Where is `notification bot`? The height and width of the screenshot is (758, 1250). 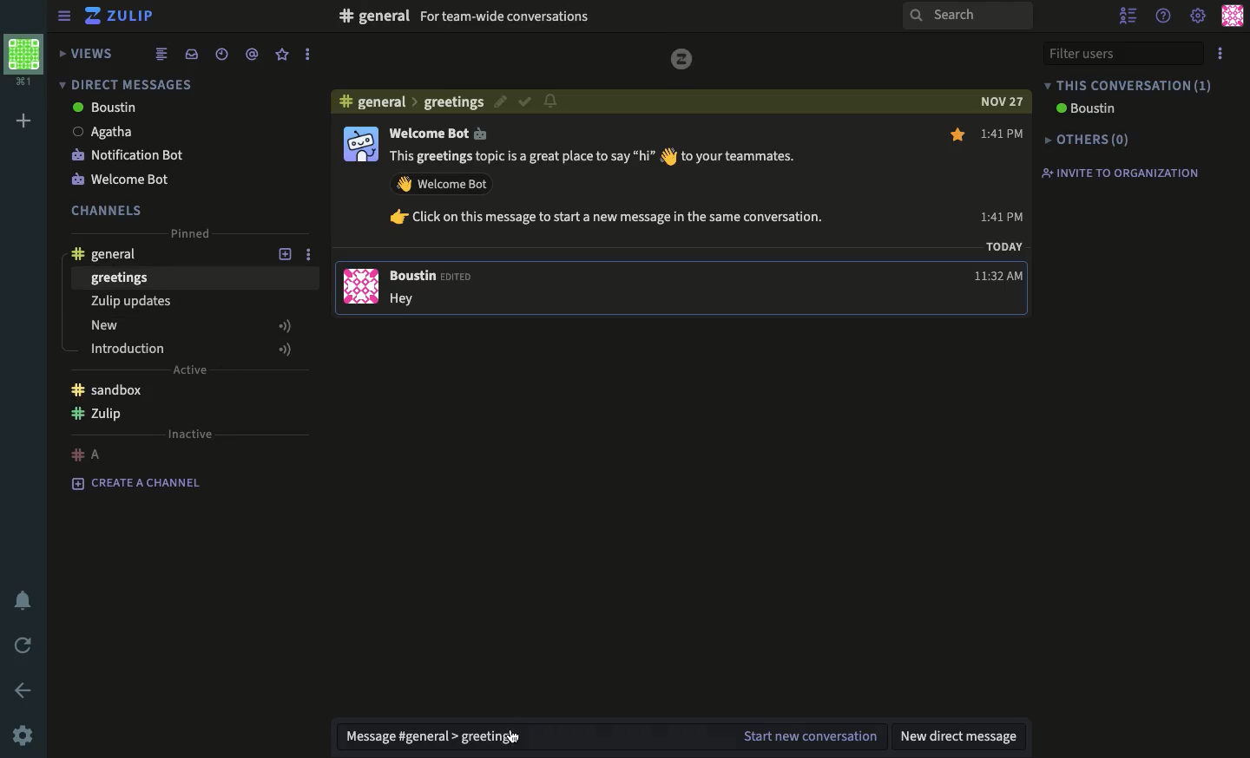 notification bot is located at coordinates (128, 156).